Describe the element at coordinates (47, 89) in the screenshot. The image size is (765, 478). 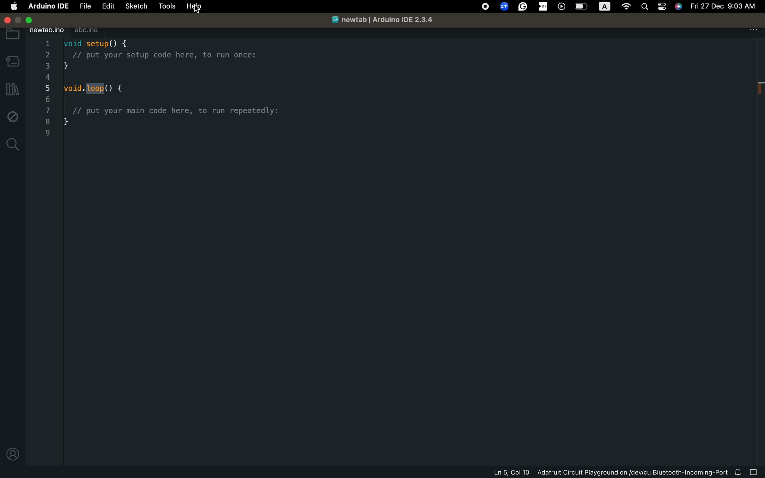
I see `line numbers` at that location.